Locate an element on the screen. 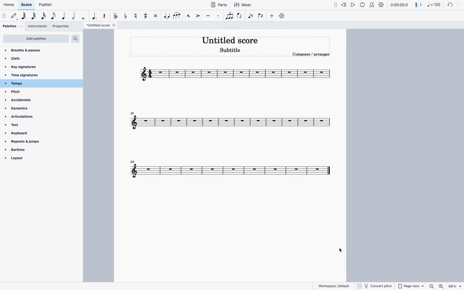 Image resolution: width=464 pixels, height=290 pixels. Setting is located at coordinates (283, 15).